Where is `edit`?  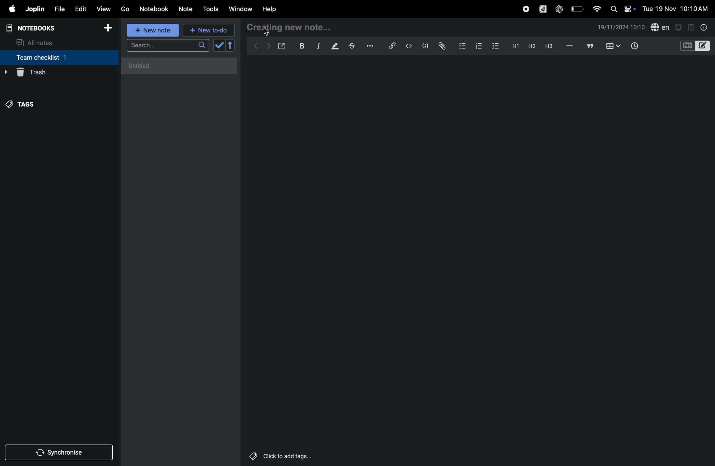 edit is located at coordinates (81, 8).